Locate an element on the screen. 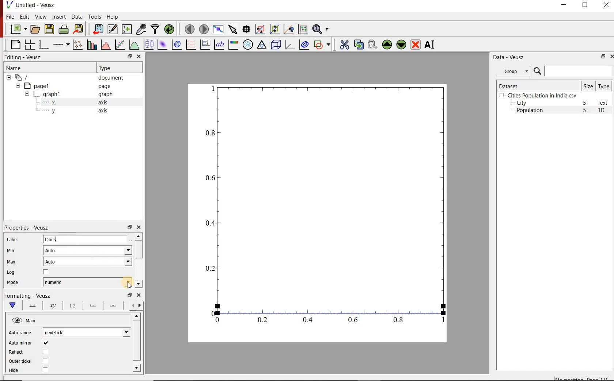 Image resolution: width=614 pixels, height=381 pixels. Axis line is located at coordinates (32, 307).